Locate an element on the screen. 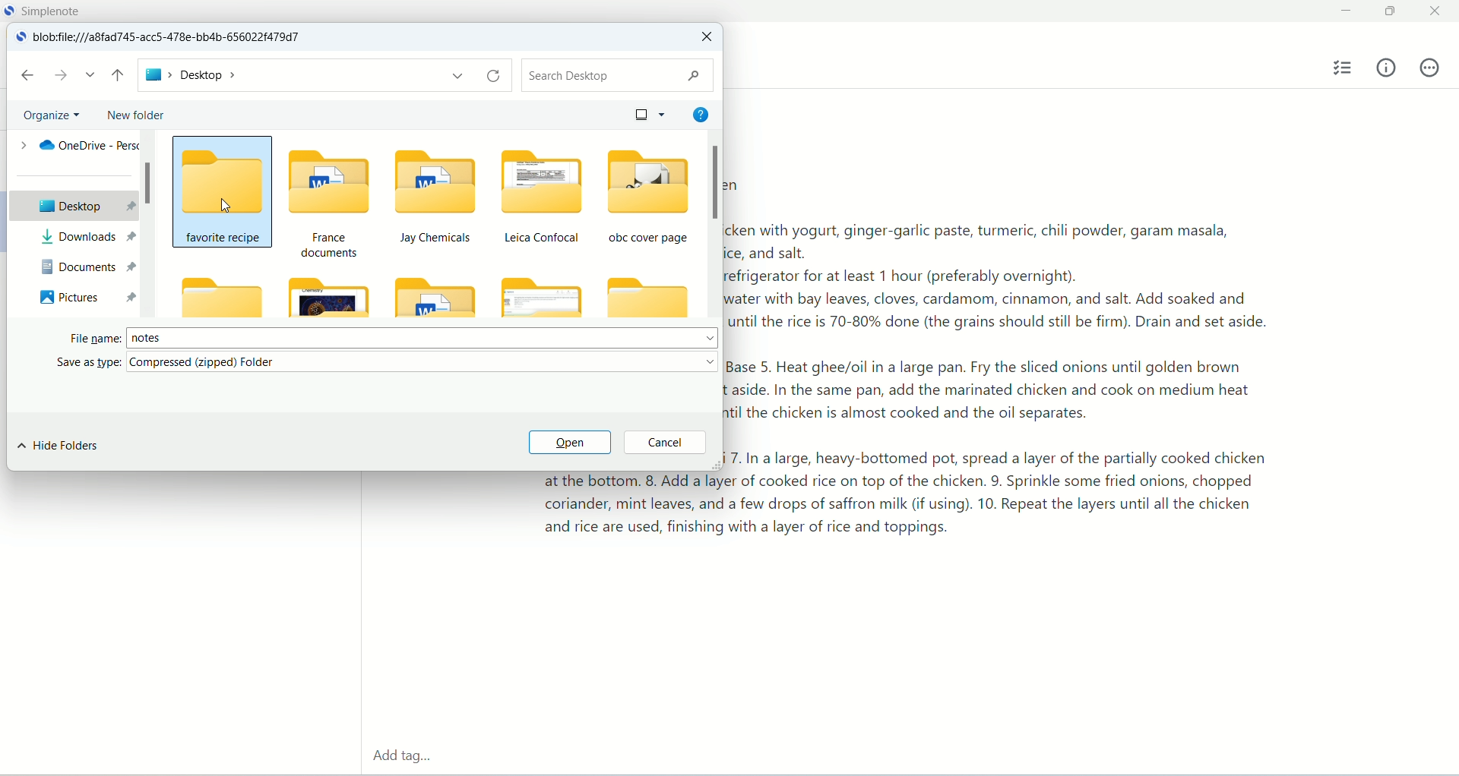 This screenshot has width=1459, height=776. insert checklist is located at coordinates (1344, 68).